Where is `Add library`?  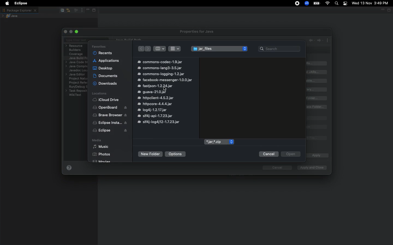 Add library is located at coordinates (318, 90).